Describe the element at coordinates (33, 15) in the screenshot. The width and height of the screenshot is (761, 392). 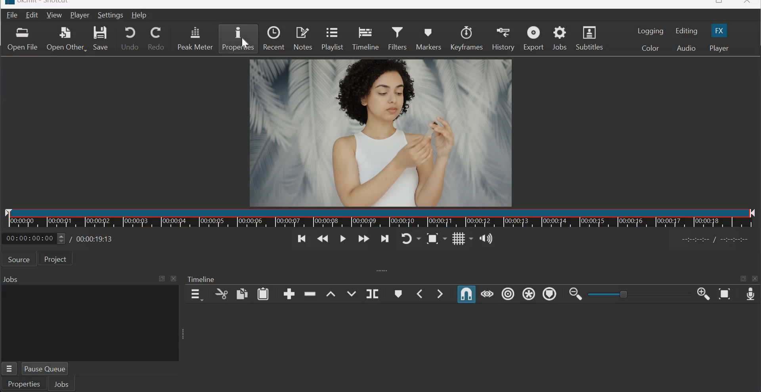
I see `Edit` at that location.